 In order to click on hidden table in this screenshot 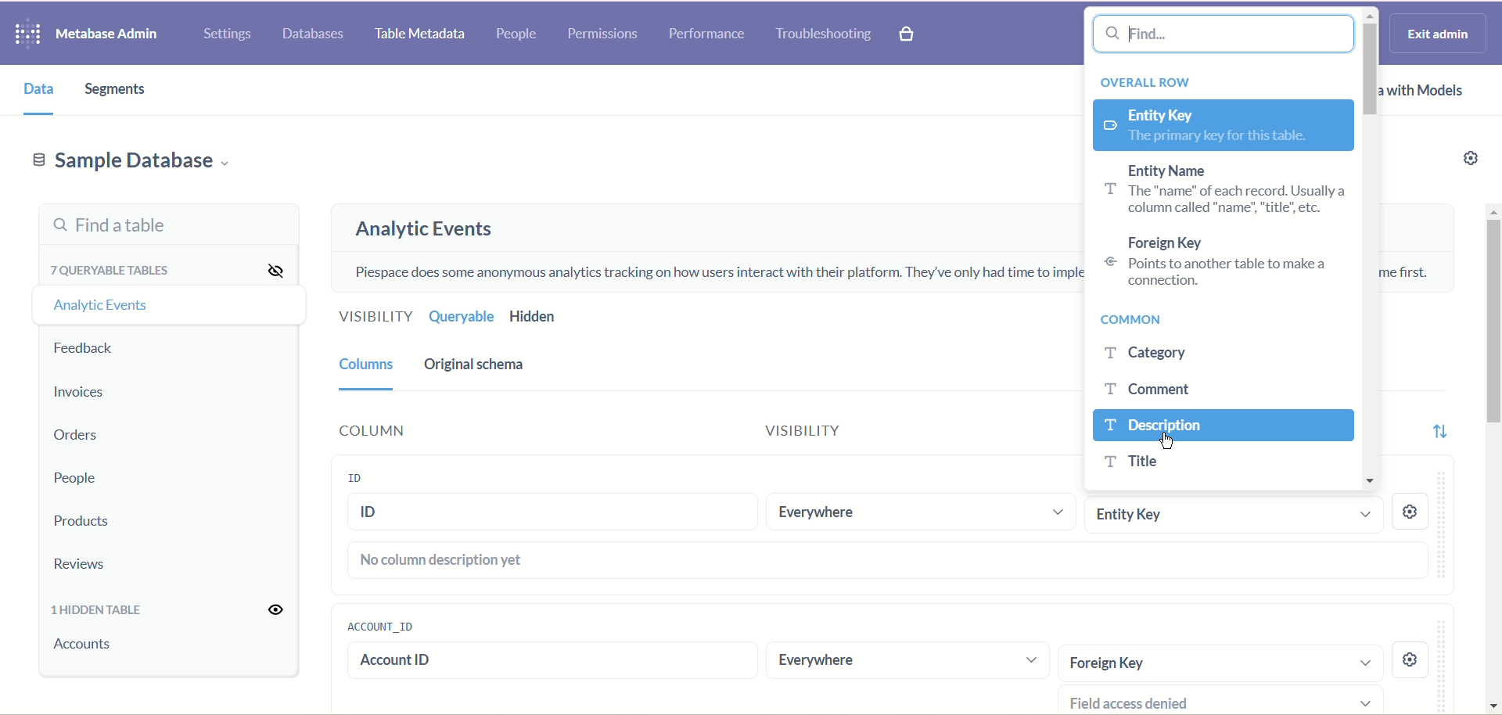, I will do `click(98, 613)`.